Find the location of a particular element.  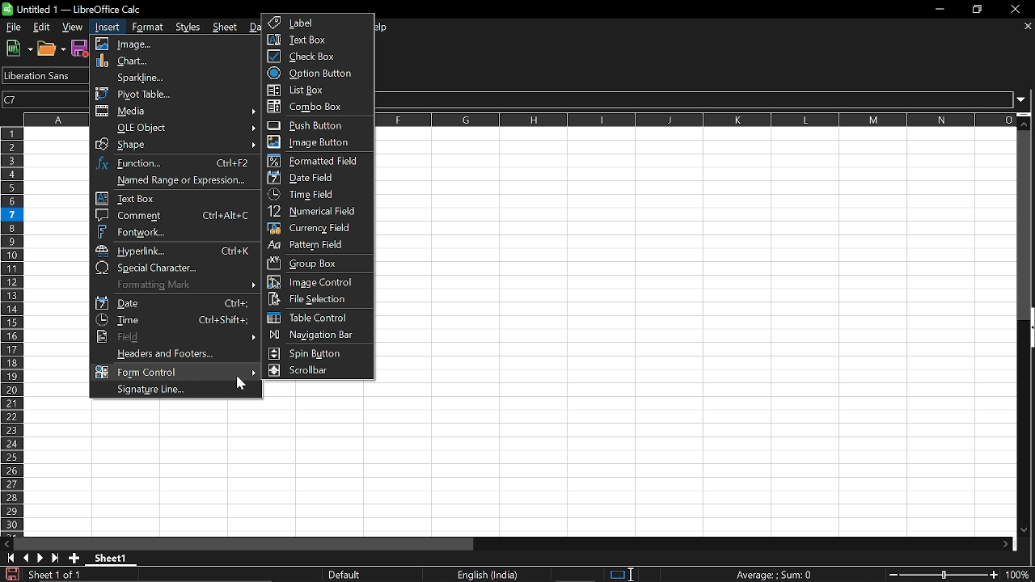

Pivot table is located at coordinates (171, 93).